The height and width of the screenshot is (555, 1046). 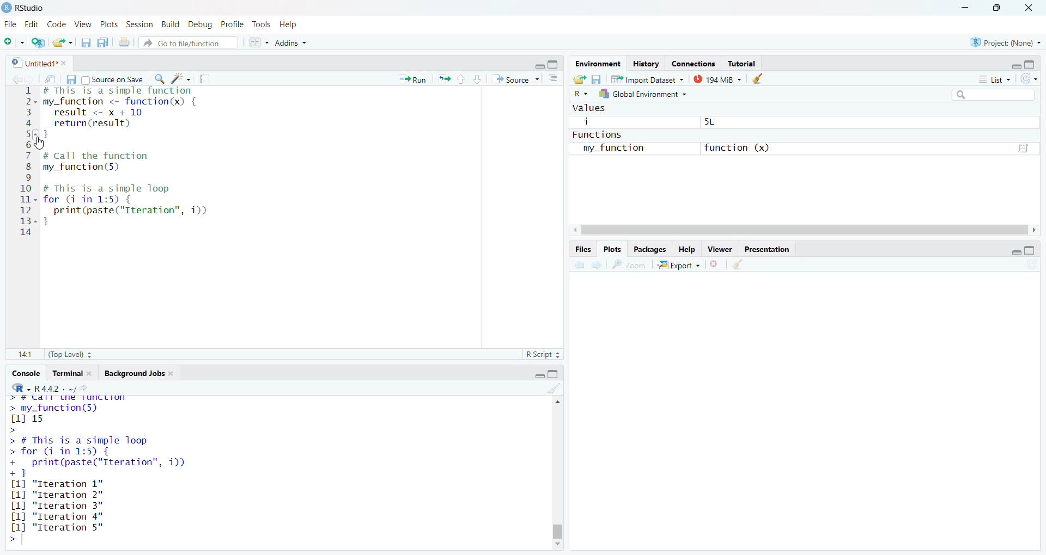 I want to click on session, so click(x=138, y=23).